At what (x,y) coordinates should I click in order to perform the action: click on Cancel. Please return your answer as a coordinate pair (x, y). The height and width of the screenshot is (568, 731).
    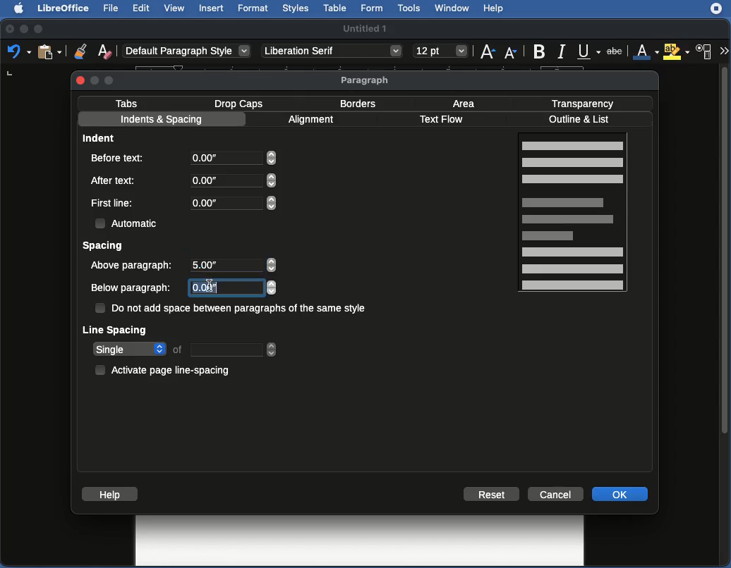
    Looking at the image, I should click on (557, 493).